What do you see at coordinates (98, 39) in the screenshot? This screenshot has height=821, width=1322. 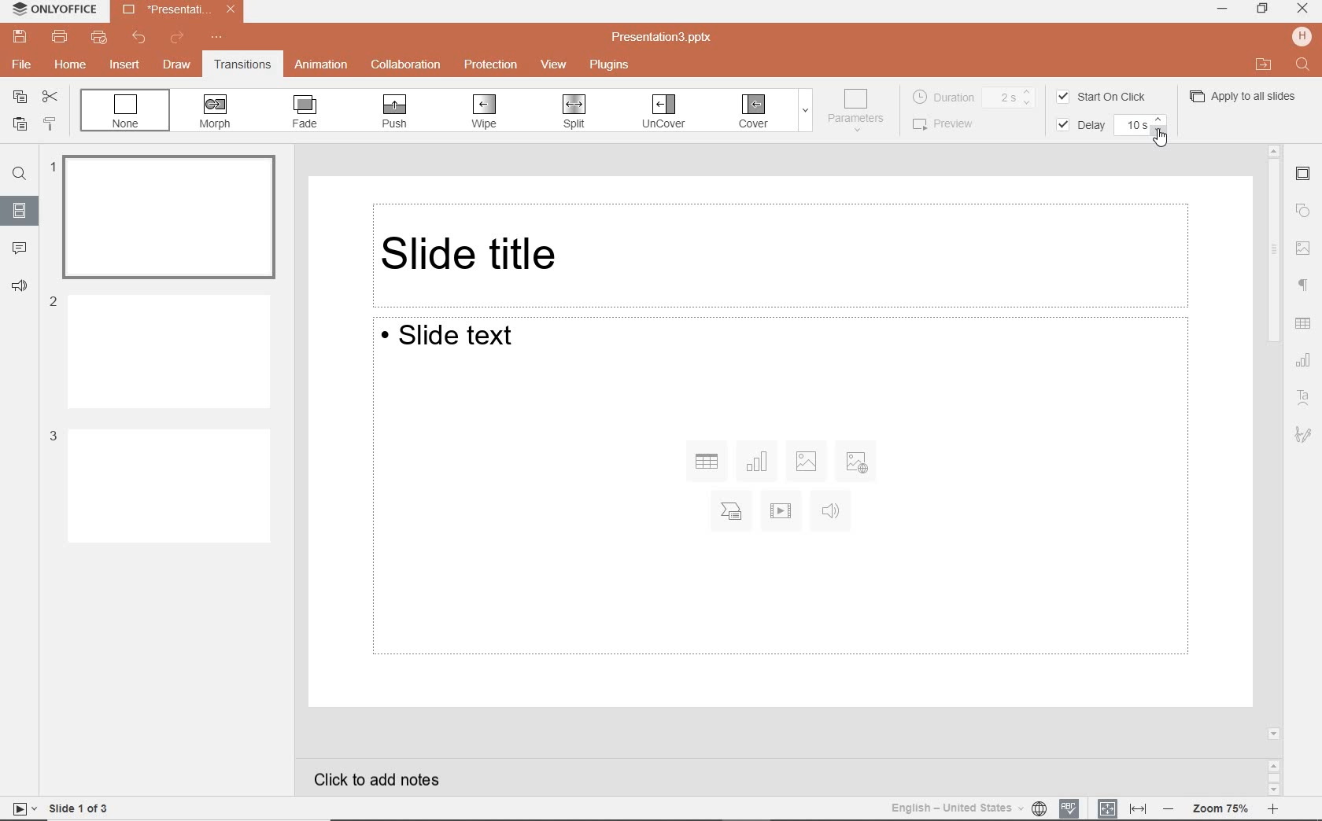 I see `quick print` at bounding box center [98, 39].